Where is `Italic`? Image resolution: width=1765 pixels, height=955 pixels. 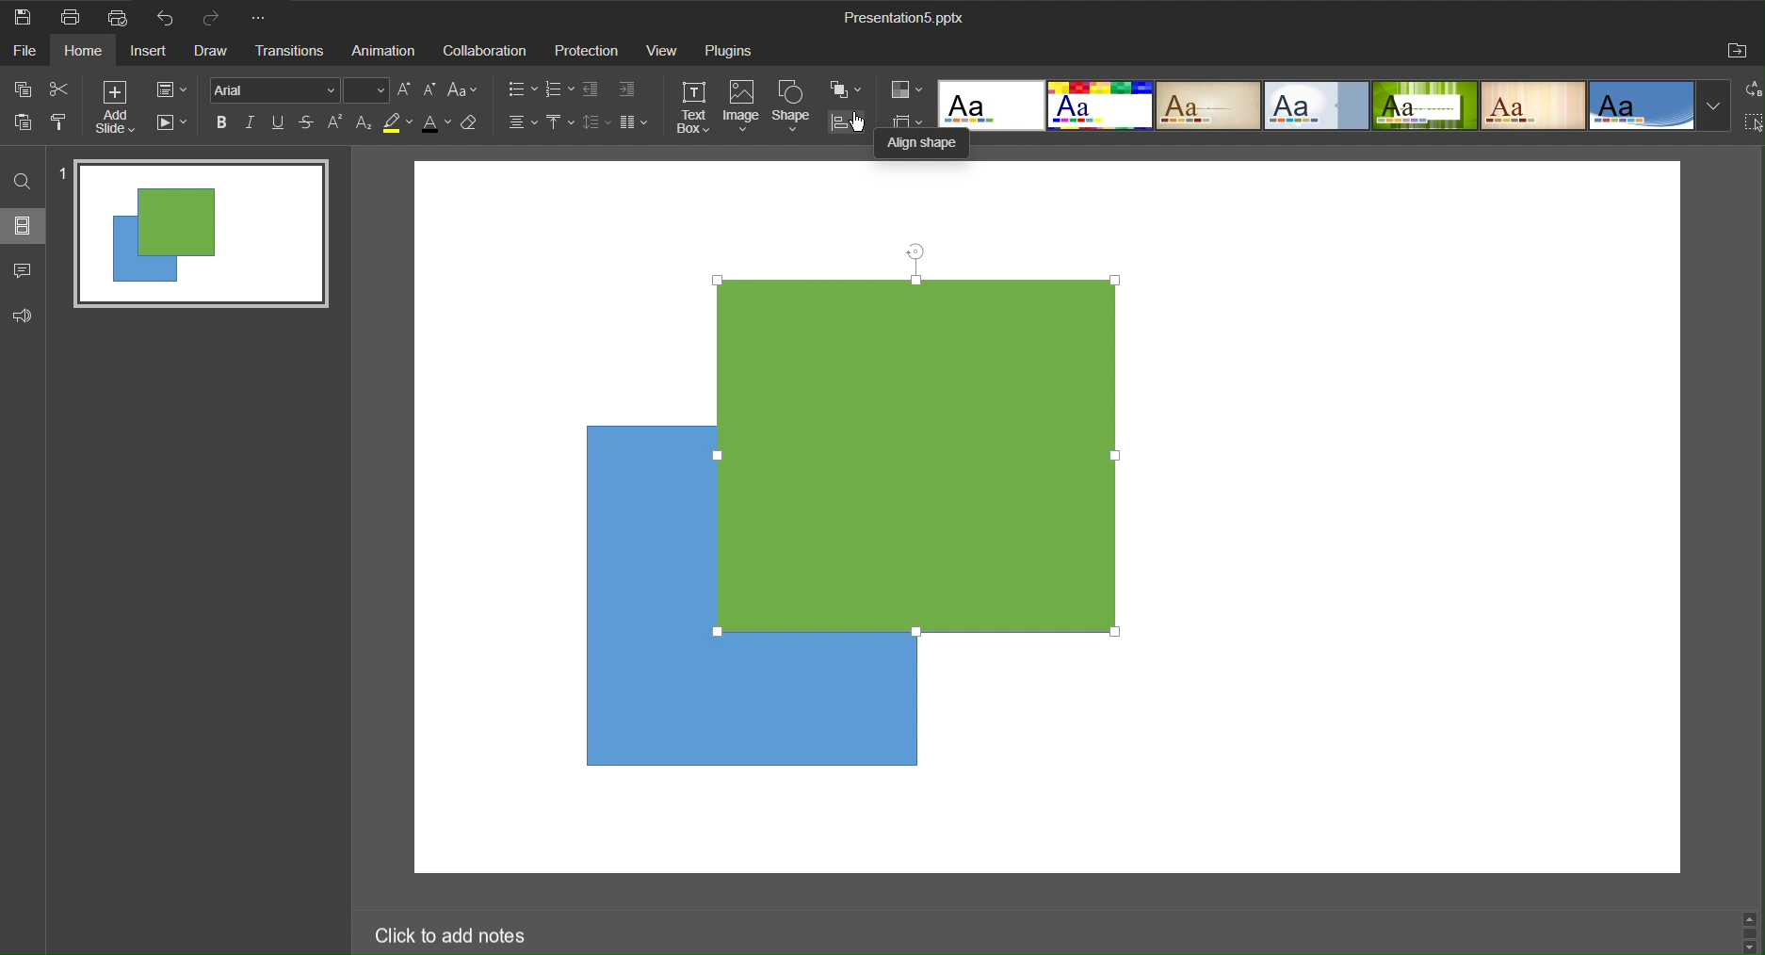
Italic is located at coordinates (251, 122).